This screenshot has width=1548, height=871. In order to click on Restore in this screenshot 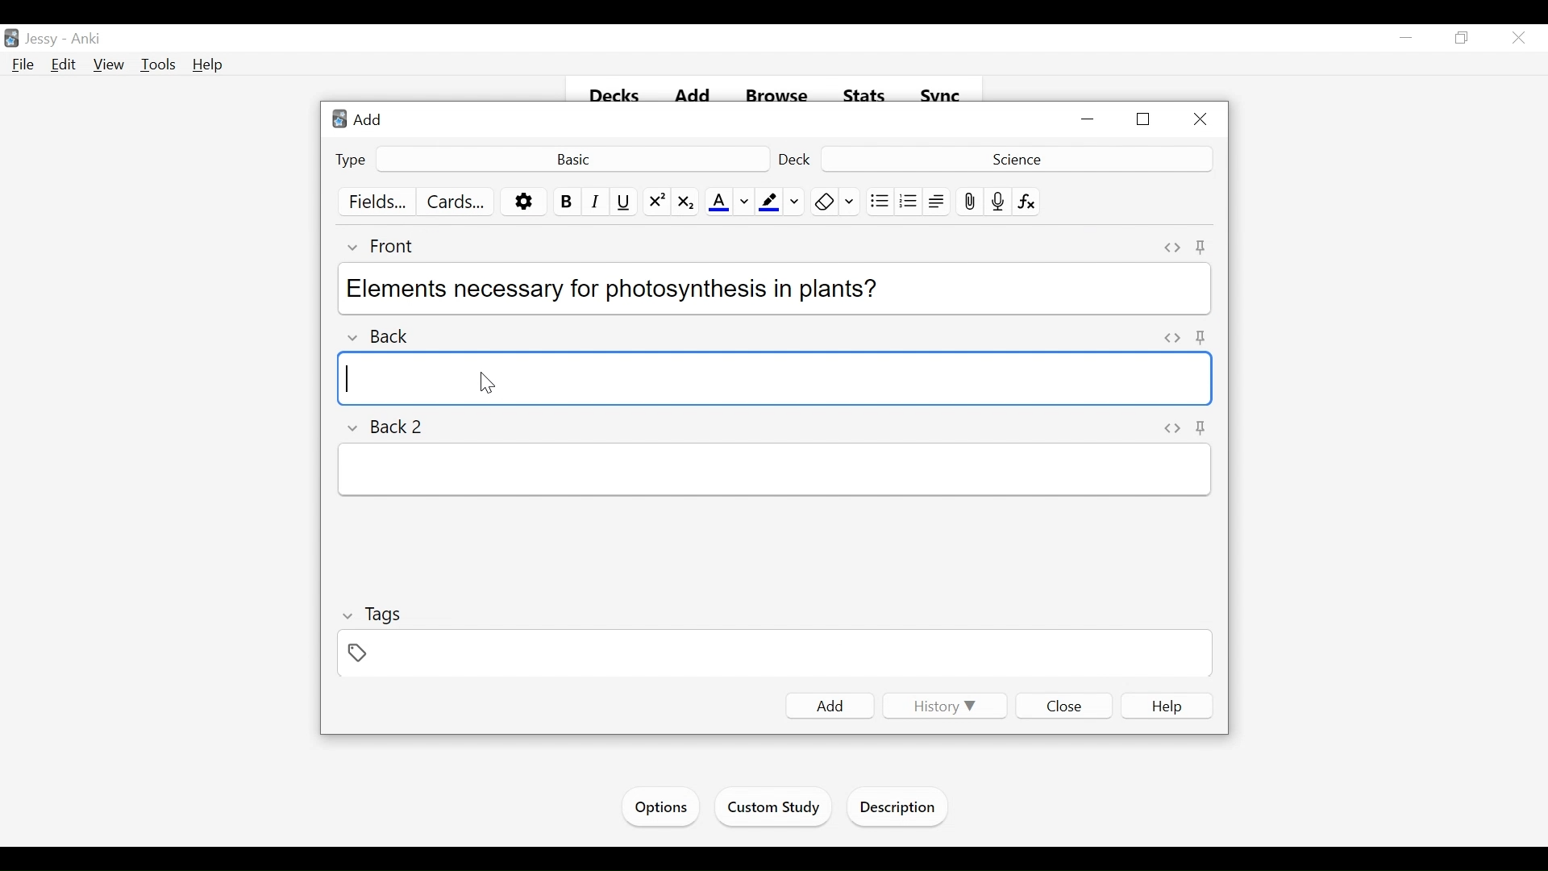, I will do `click(1460, 39)`.